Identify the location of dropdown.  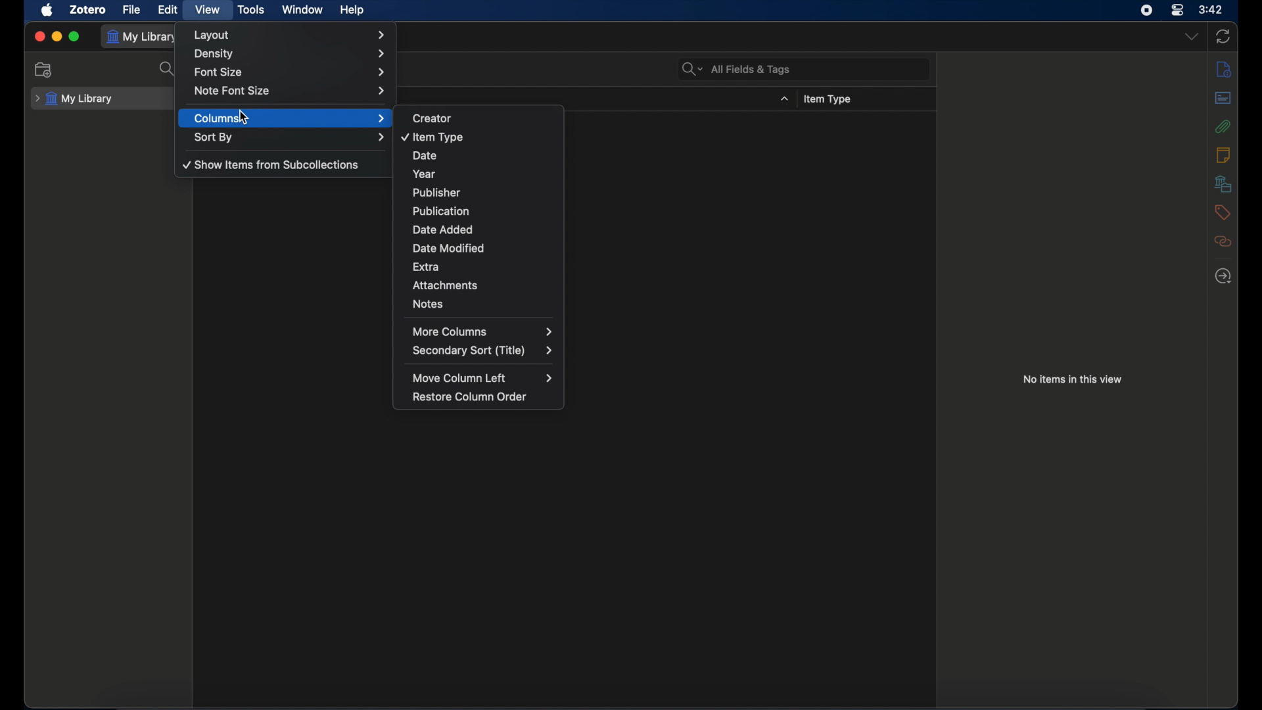
(785, 99).